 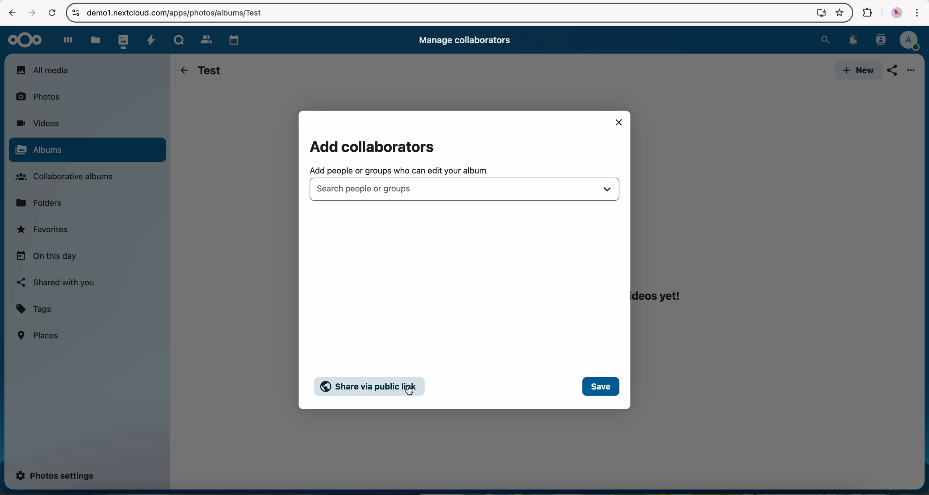 I want to click on activity, so click(x=151, y=39).